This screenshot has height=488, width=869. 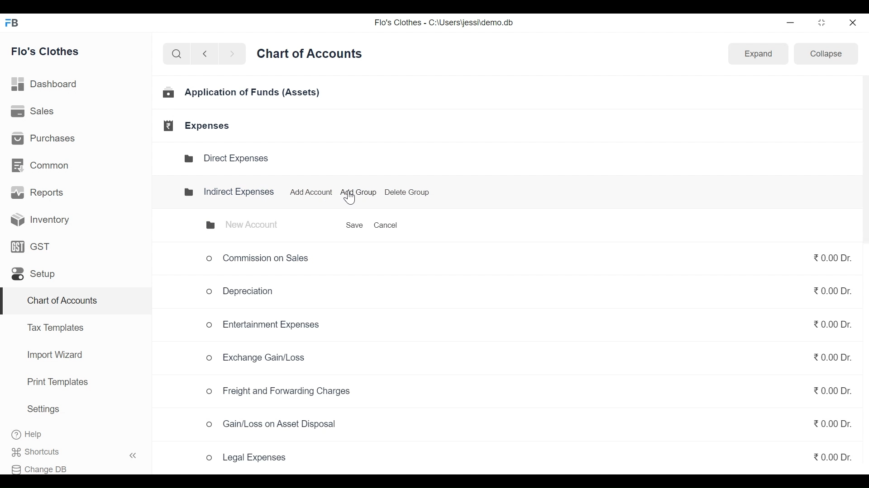 What do you see at coordinates (48, 84) in the screenshot?
I see `Dashboard` at bounding box center [48, 84].